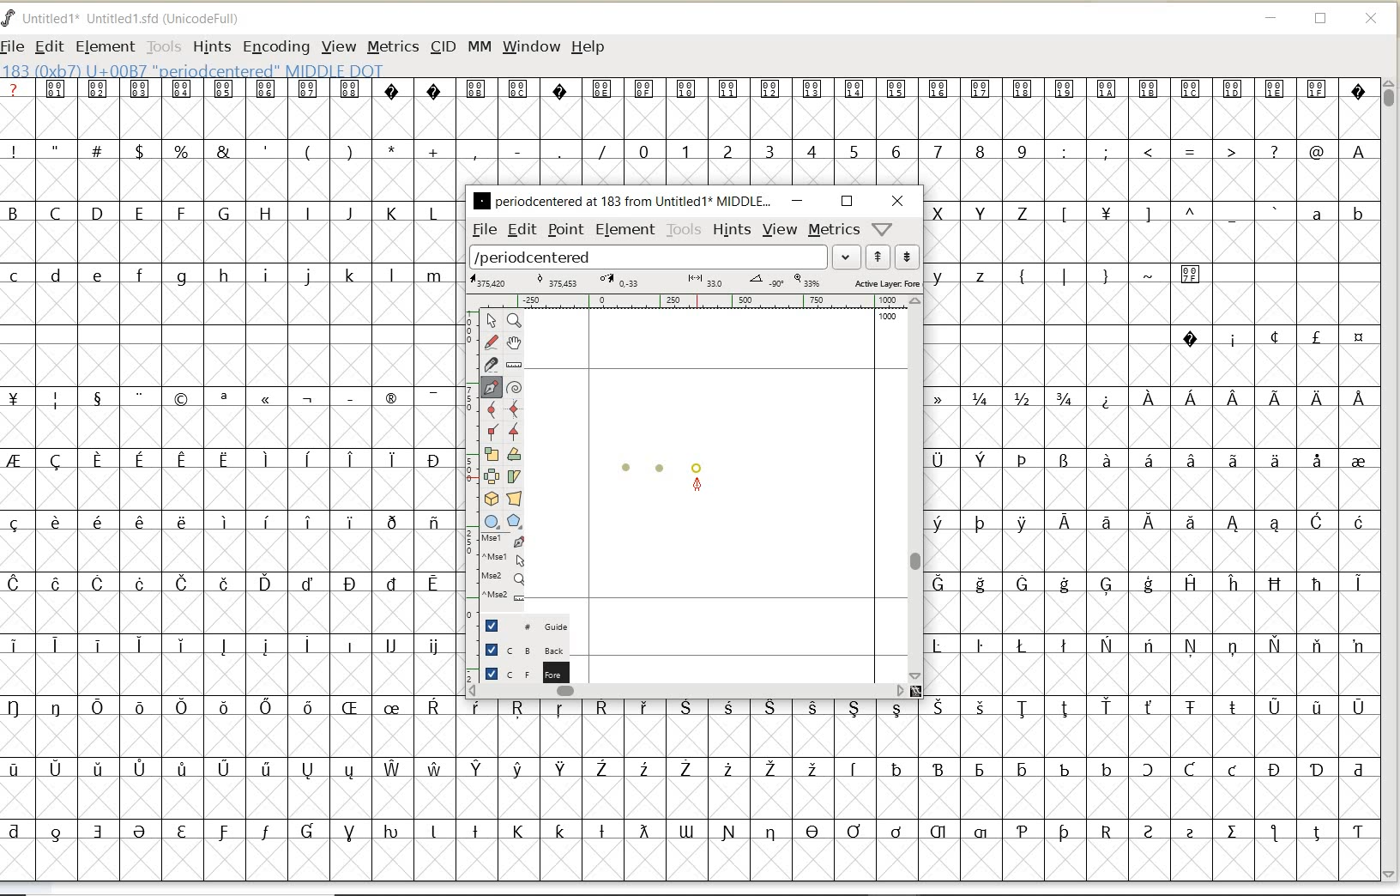  I want to click on , so click(1167, 215).